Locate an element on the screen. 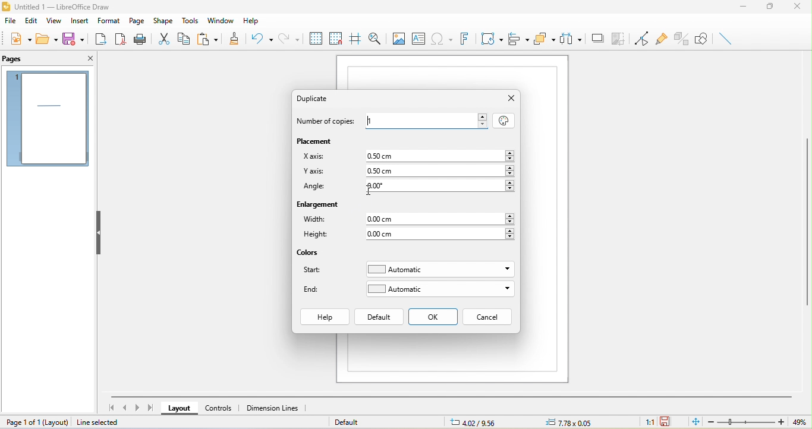 This screenshot has height=429, width=812. paste is located at coordinates (211, 38).